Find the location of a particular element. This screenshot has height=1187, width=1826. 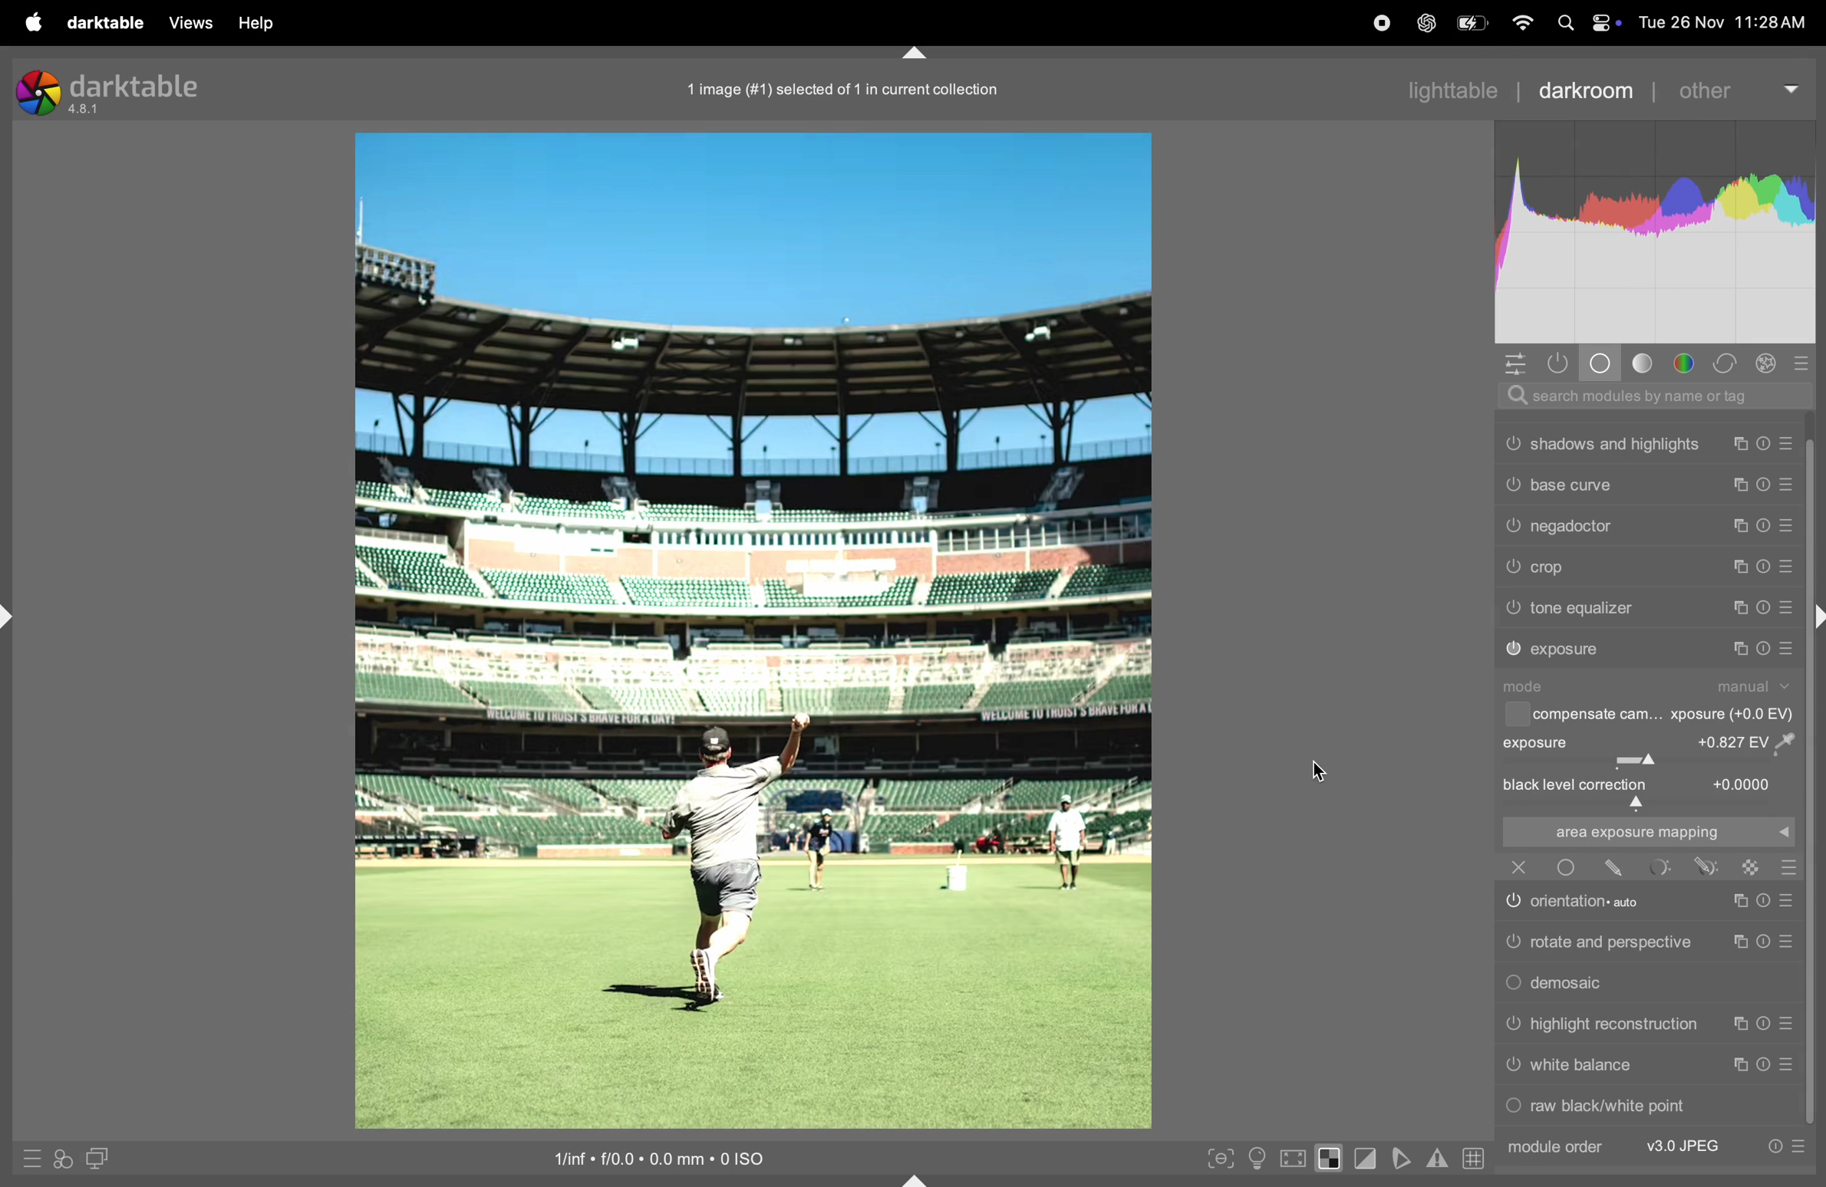

Value  is located at coordinates (1744, 783).